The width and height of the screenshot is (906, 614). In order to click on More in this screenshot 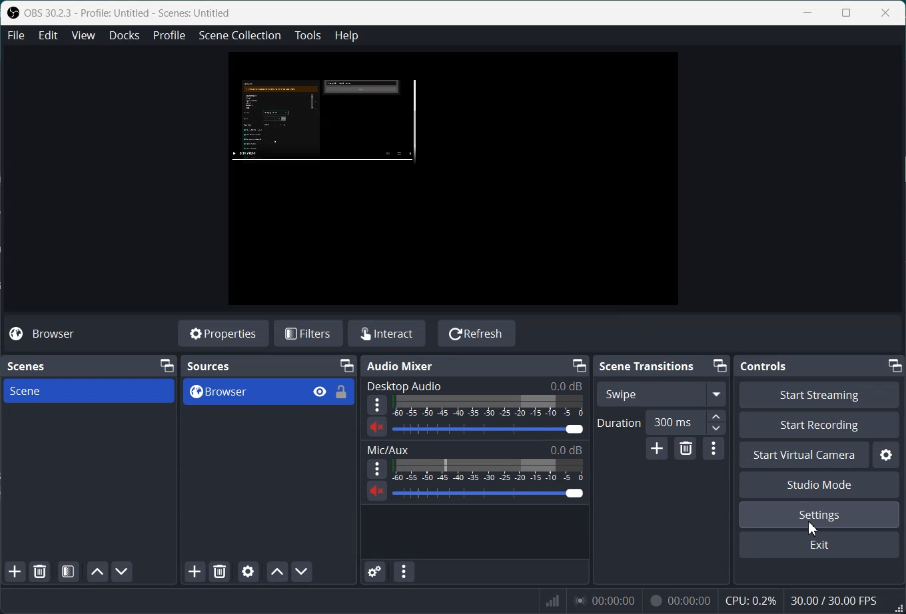, I will do `click(376, 406)`.